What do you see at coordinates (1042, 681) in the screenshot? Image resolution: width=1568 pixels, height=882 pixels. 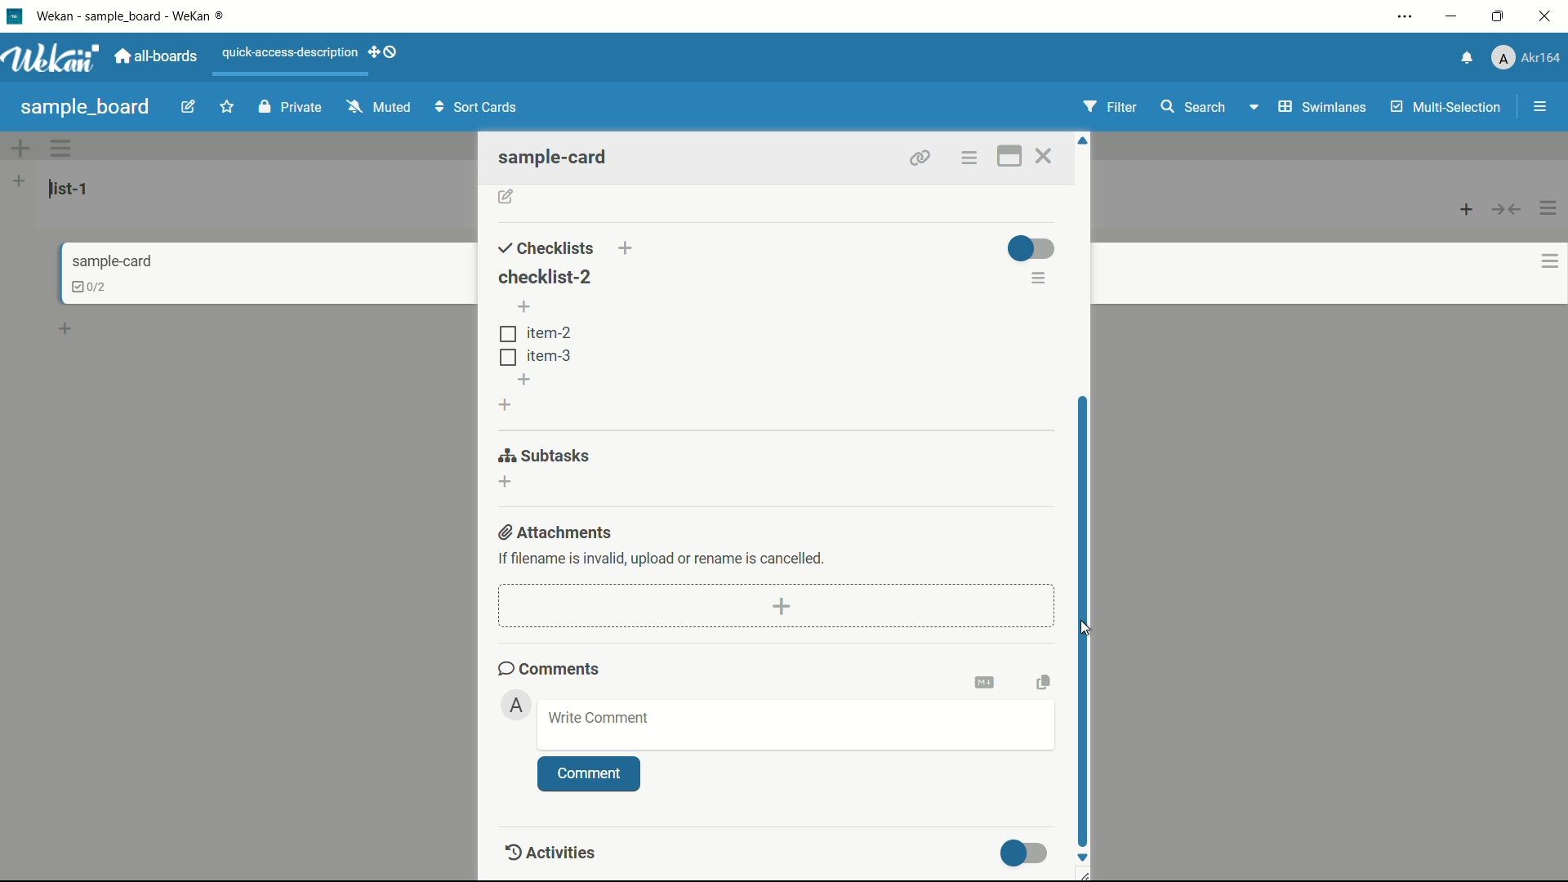 I see `copy text to clipboard` at bounding box center [1042, 681].